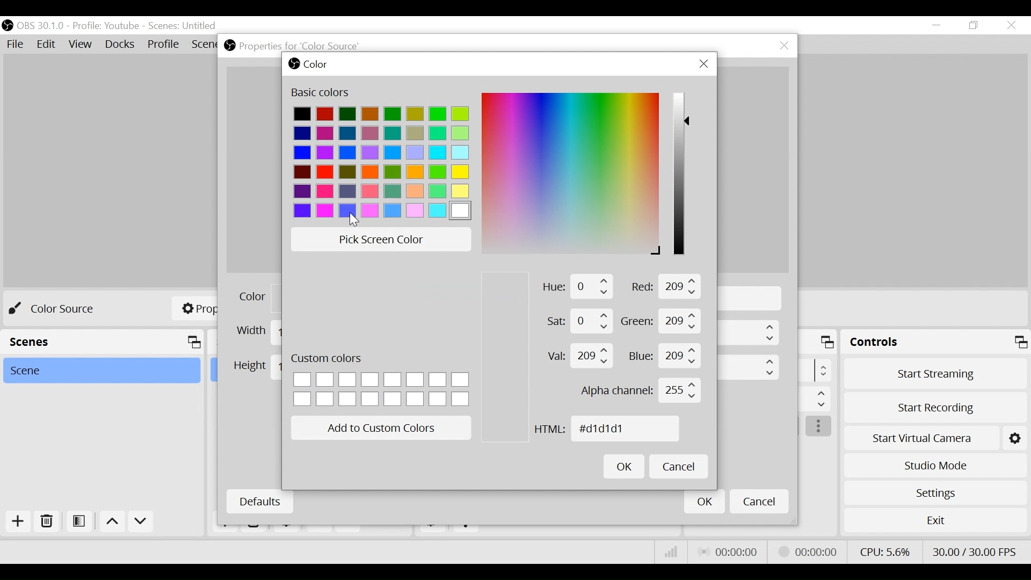 This screenshot has width=1031, height=580. I want to click on OBS Studio Desktop icon, so click(230, 46).